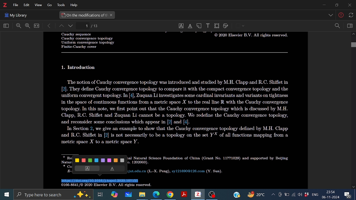 The image size is (356, 200). Describe the element at coordinates (95, 26) in the screenshot. I see `Current page` at that location.